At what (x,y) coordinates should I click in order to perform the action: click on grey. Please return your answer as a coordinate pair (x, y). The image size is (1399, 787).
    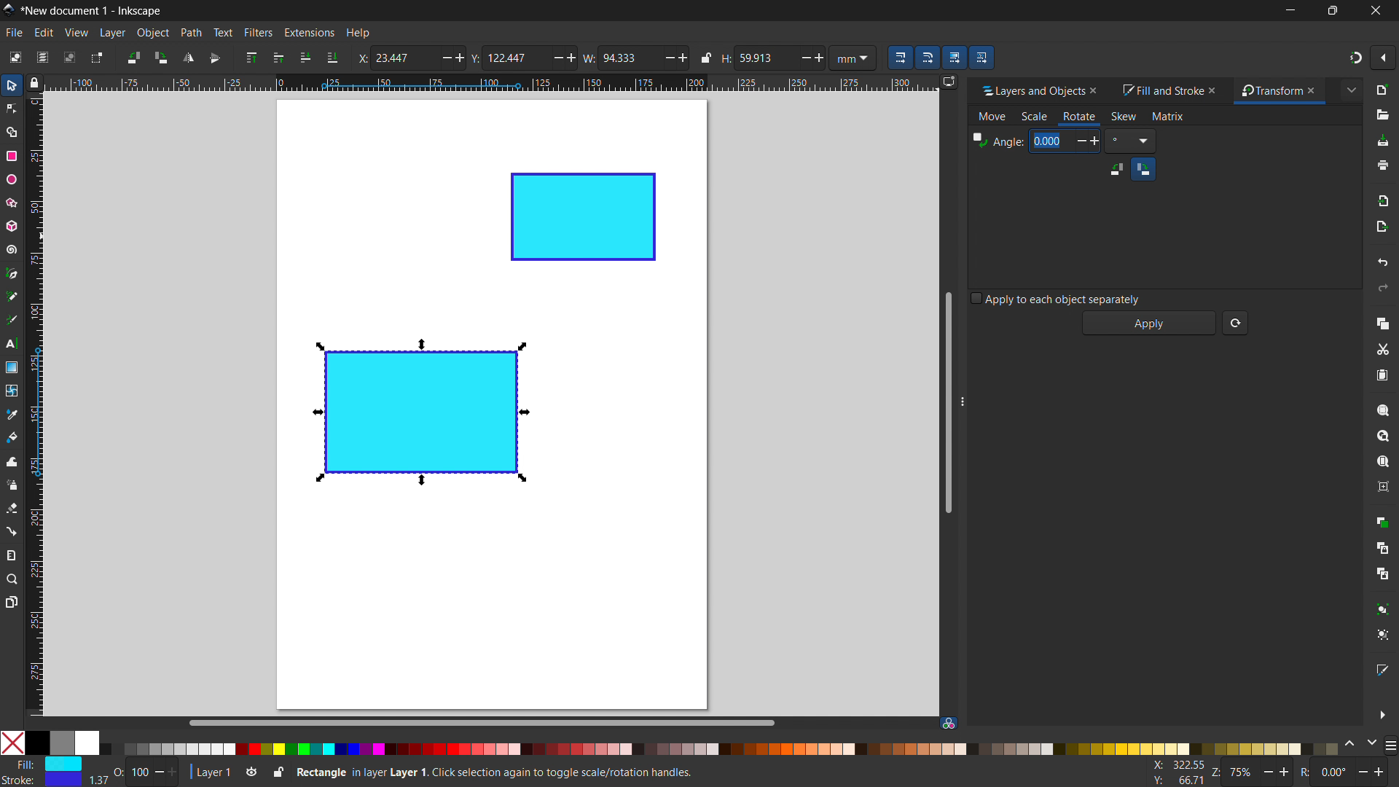
    Looking at the image, I should click on (61, 743).